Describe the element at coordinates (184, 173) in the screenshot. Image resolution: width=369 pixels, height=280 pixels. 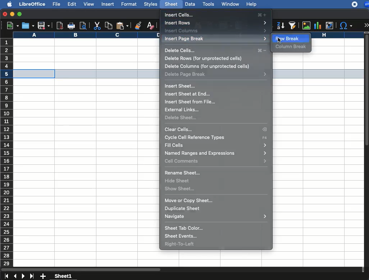
I see `rename sheet` at that location.